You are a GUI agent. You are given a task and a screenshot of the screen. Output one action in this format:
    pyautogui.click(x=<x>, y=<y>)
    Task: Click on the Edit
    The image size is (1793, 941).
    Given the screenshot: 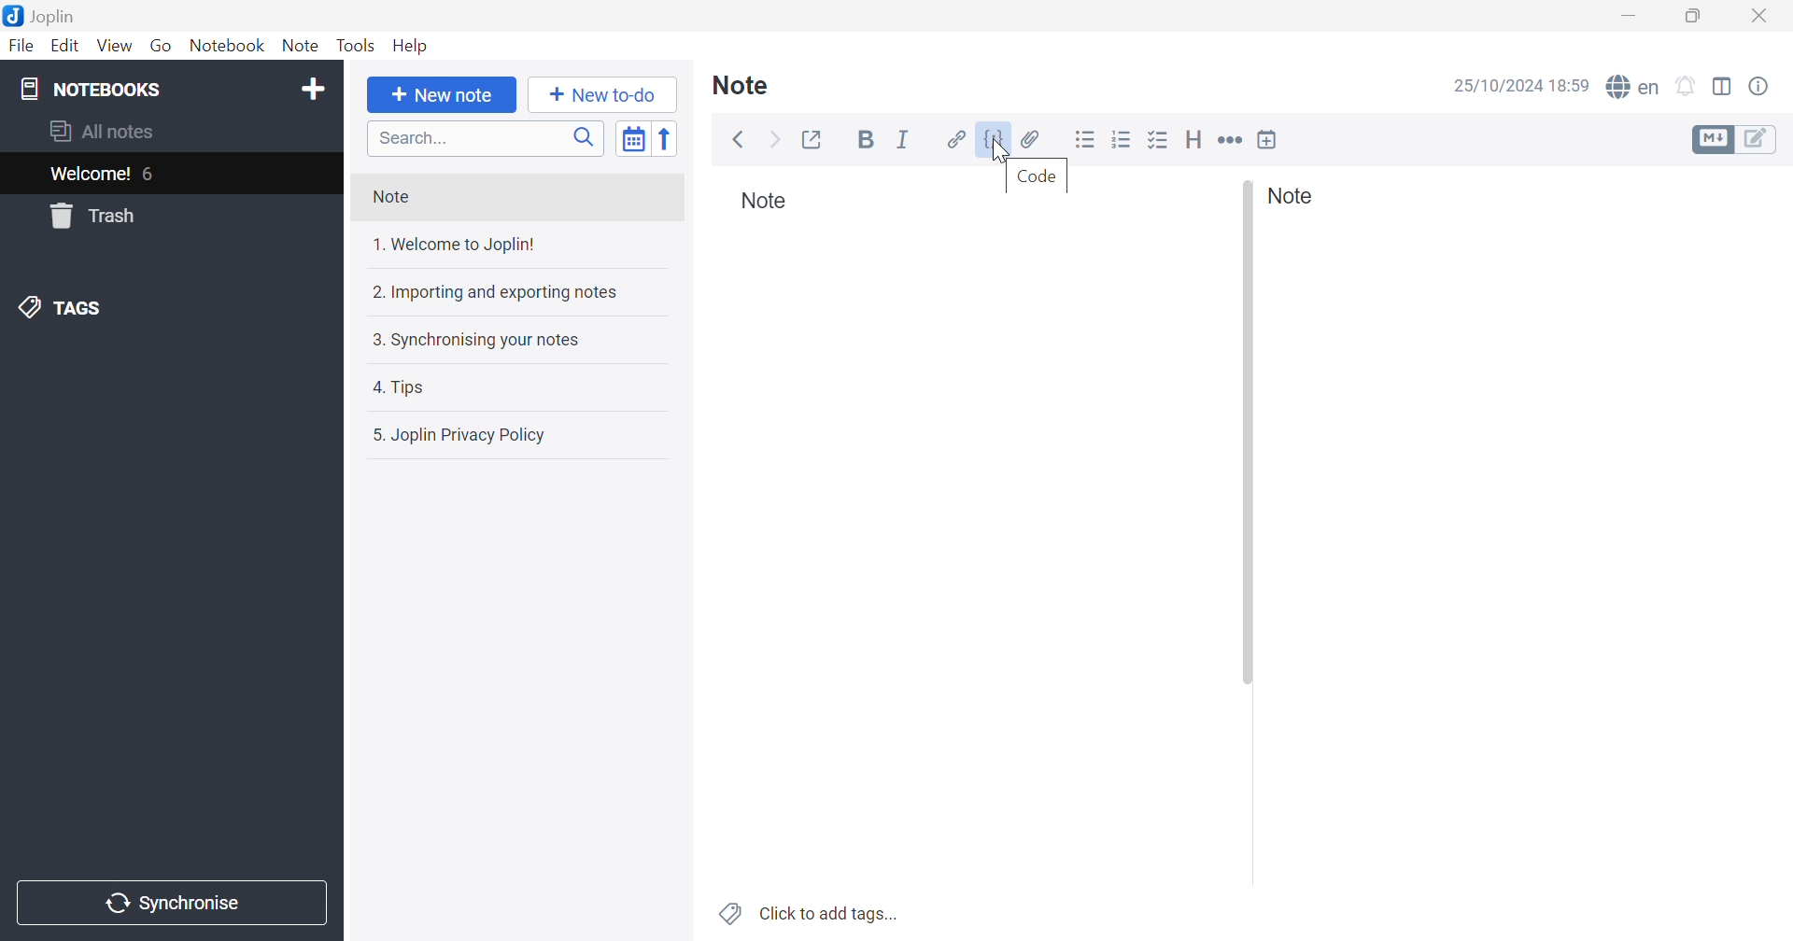 What is the action you would take?
    pyautogui.click(x=63, y=48)
    